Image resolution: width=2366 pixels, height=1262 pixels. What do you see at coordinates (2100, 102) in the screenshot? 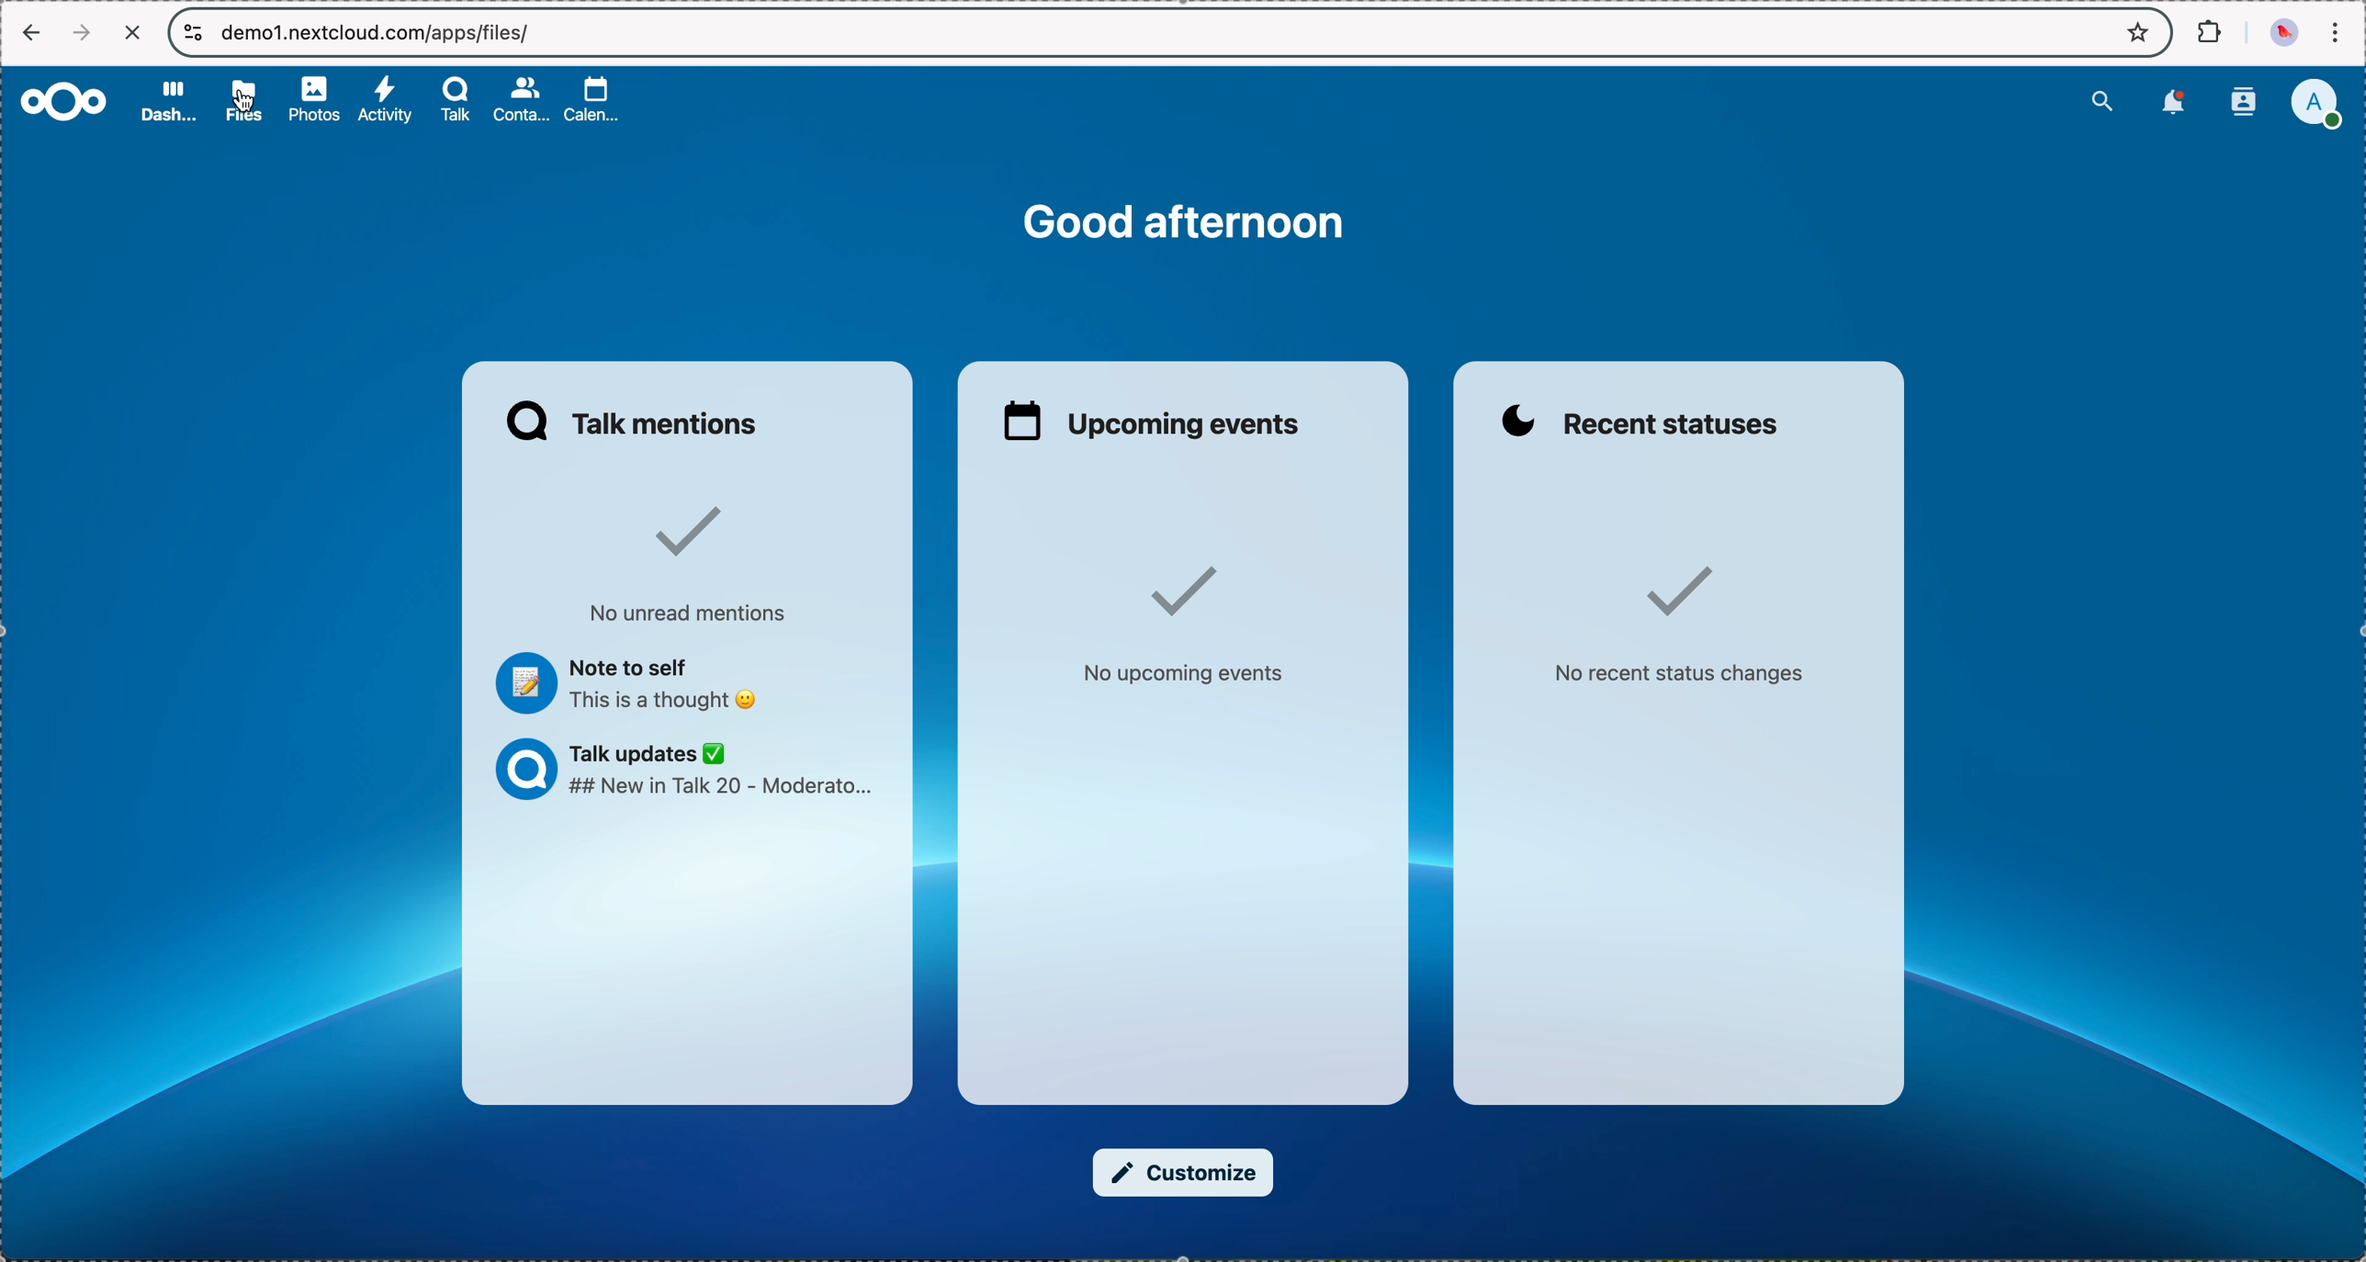
I see `search` at bounding box center [2100, 102].